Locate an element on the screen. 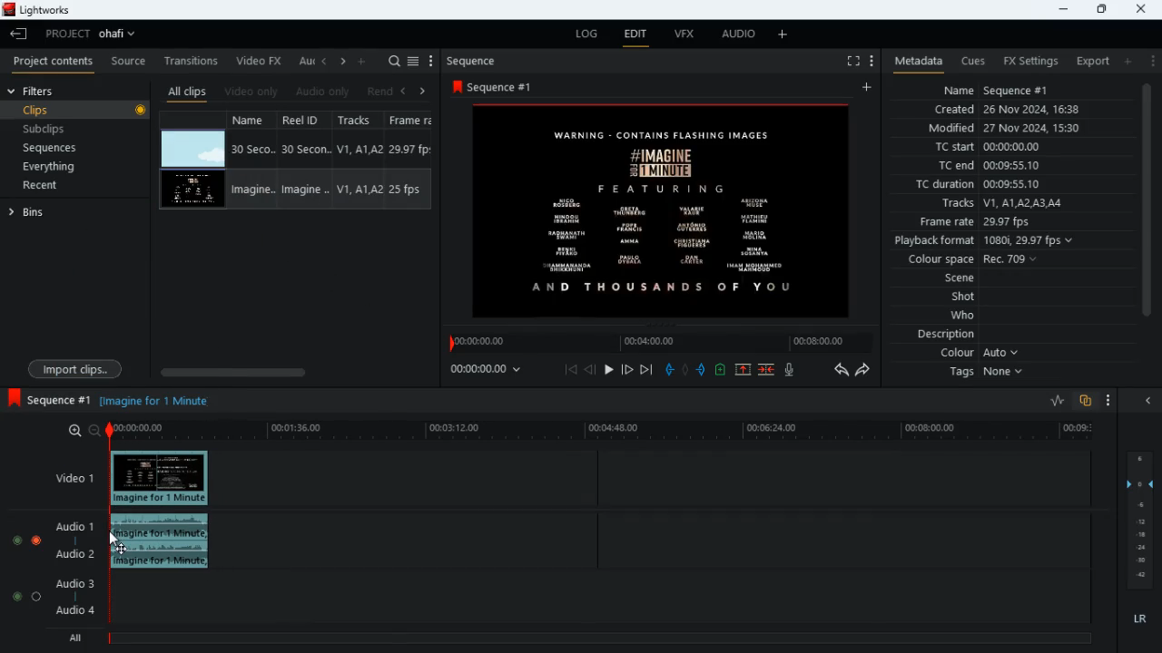  tc start is located at coordinates (986, 148).